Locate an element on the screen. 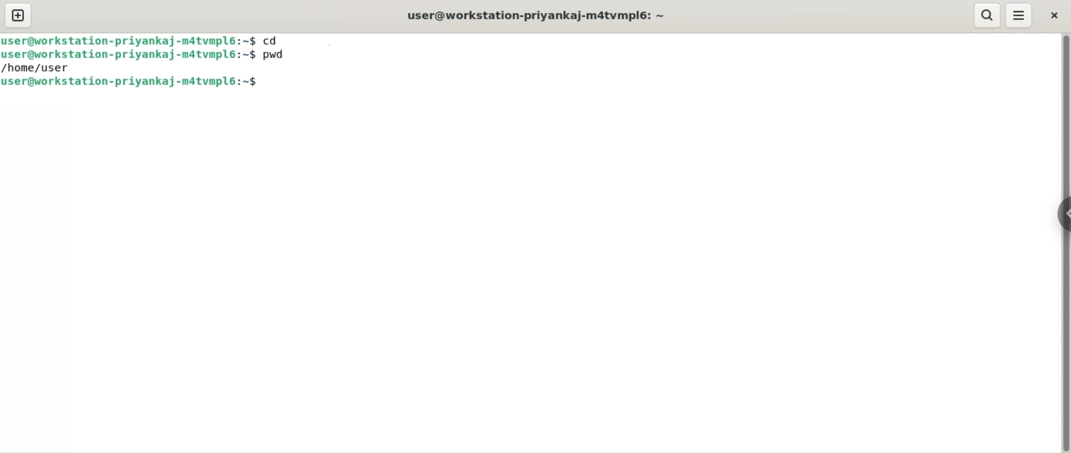 This screenshot has height=453, width=1071. user@workstation-priyankaj-m4atvmpl6:~ is located at coordinates (541, 16).